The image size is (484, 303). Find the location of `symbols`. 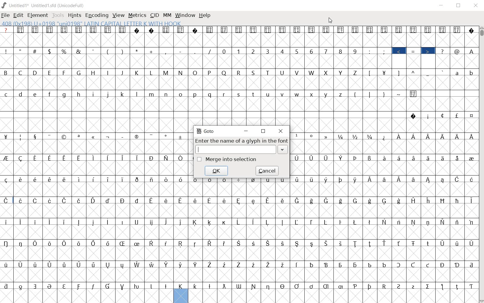

symbols is located at coordinates (385, 93).